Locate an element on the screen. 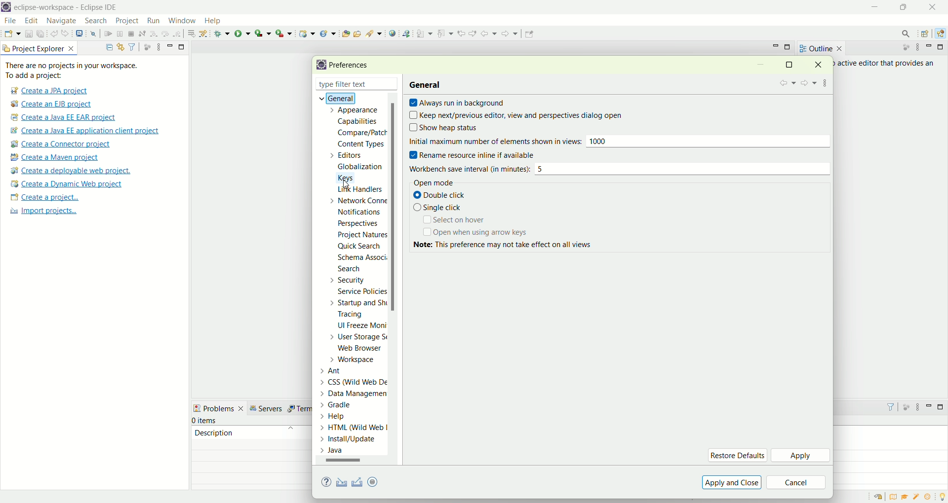 Image resolution: width=948 pixels, height=503 pixels. notifications is located at coordinates (362, 212).